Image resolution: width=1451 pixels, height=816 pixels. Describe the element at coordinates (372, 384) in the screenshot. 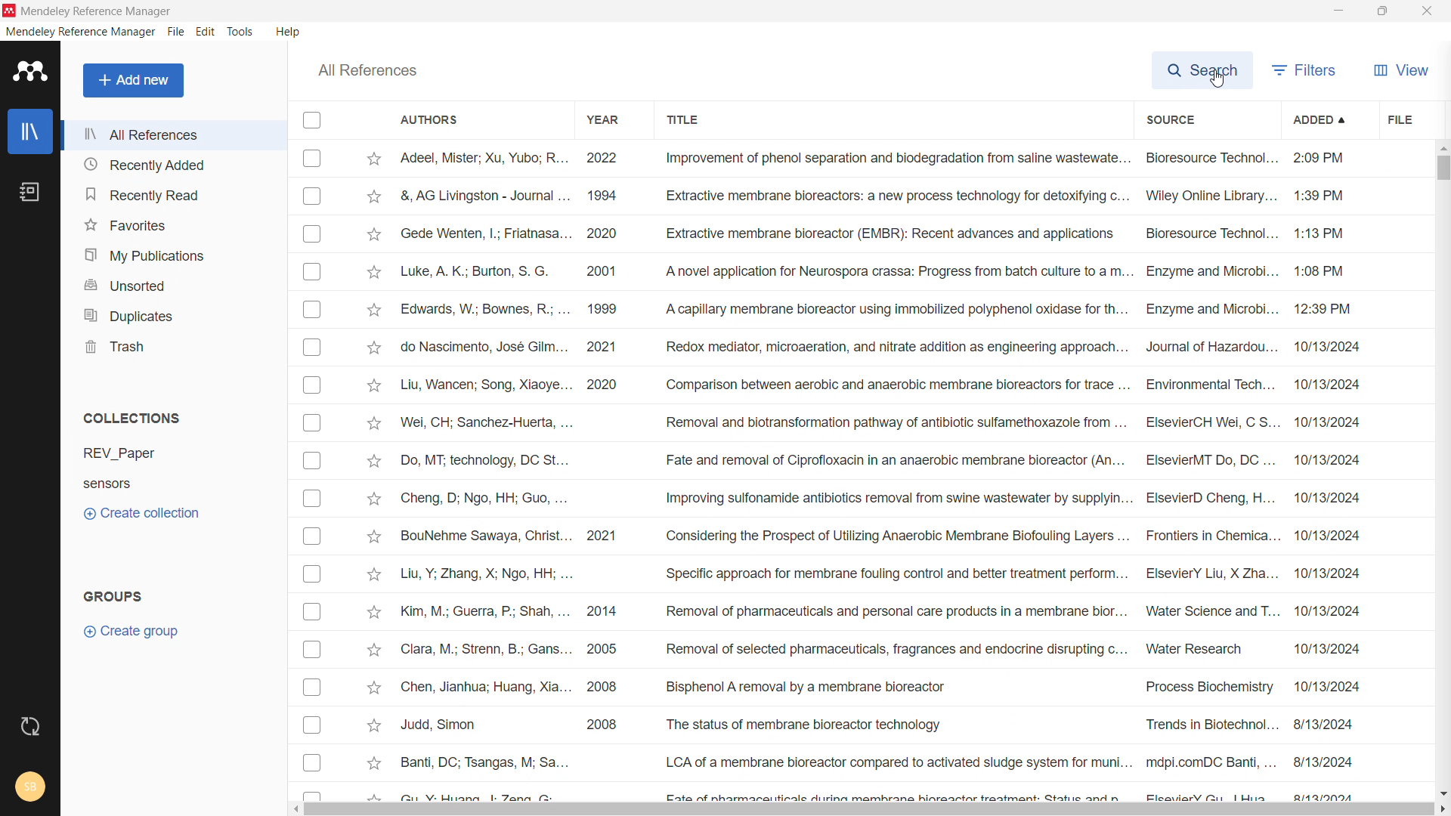

I see `Add to favorites` at that location.